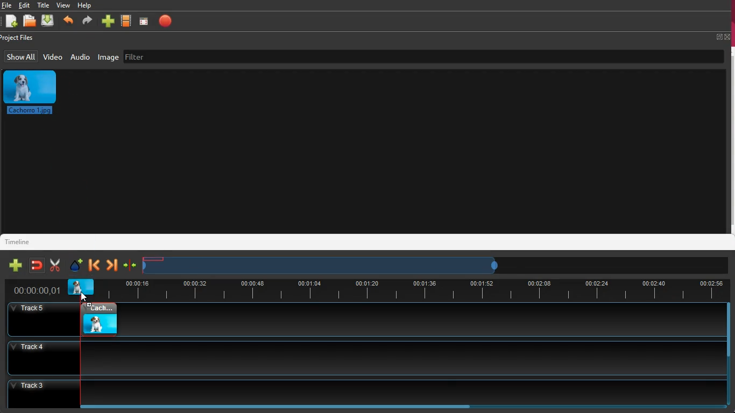 The image size is (735, 413). What do you see at coordinates (33, 319) in the screenshot?
I see `` at bounding box center [33, 319].